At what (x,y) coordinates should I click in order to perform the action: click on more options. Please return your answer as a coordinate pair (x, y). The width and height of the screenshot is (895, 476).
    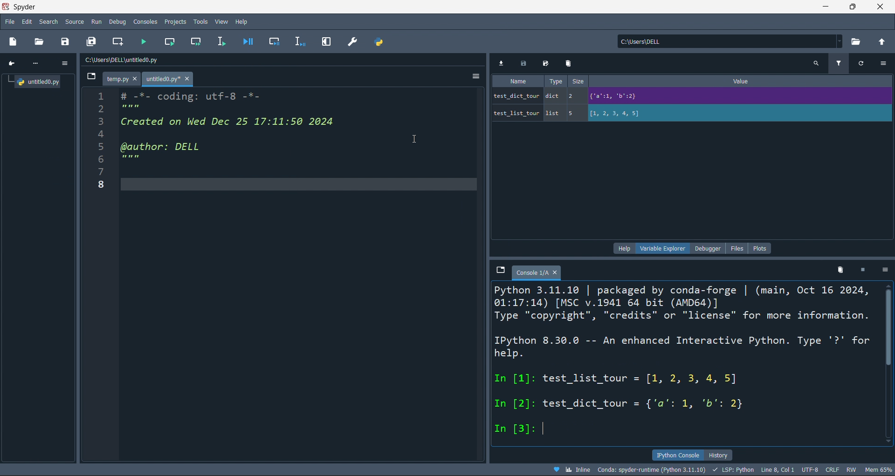
    Looking at the image, I should click on (66, 64).